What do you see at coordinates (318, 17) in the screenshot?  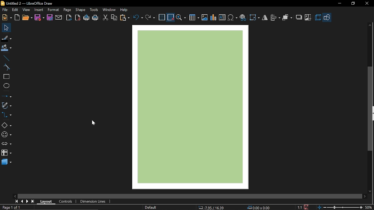 I see `3d effects` at bounding box center [318, 17].